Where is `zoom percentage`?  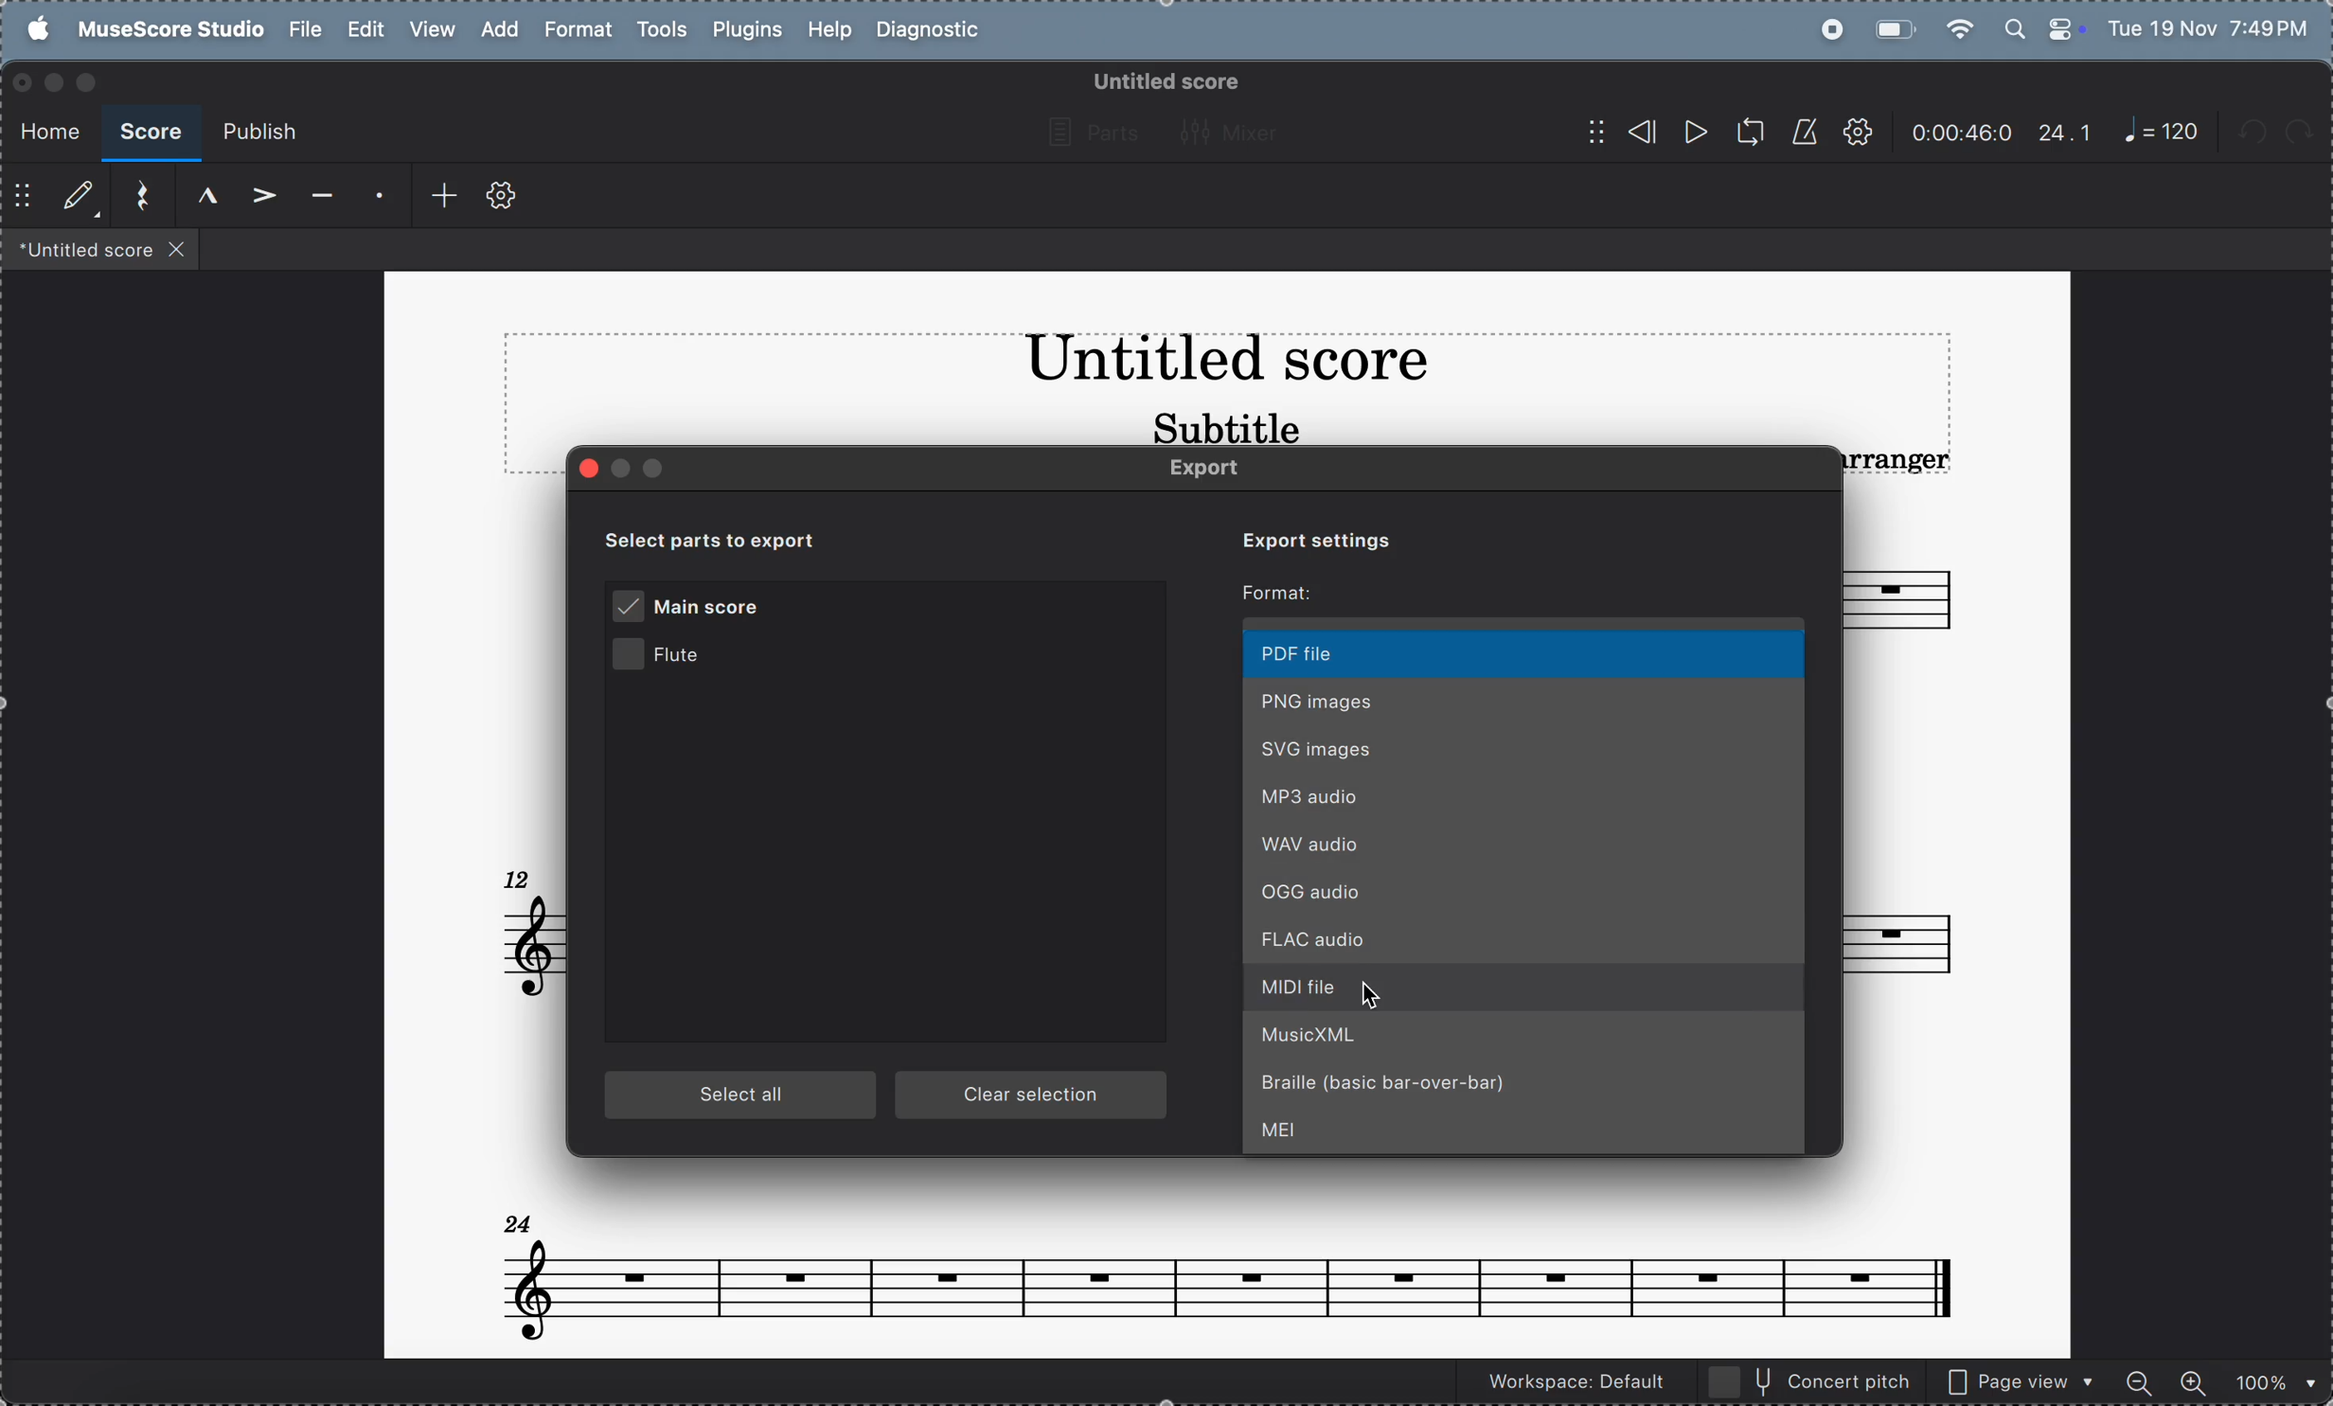 zoom percentage is located at coordinates (2270, 1380).